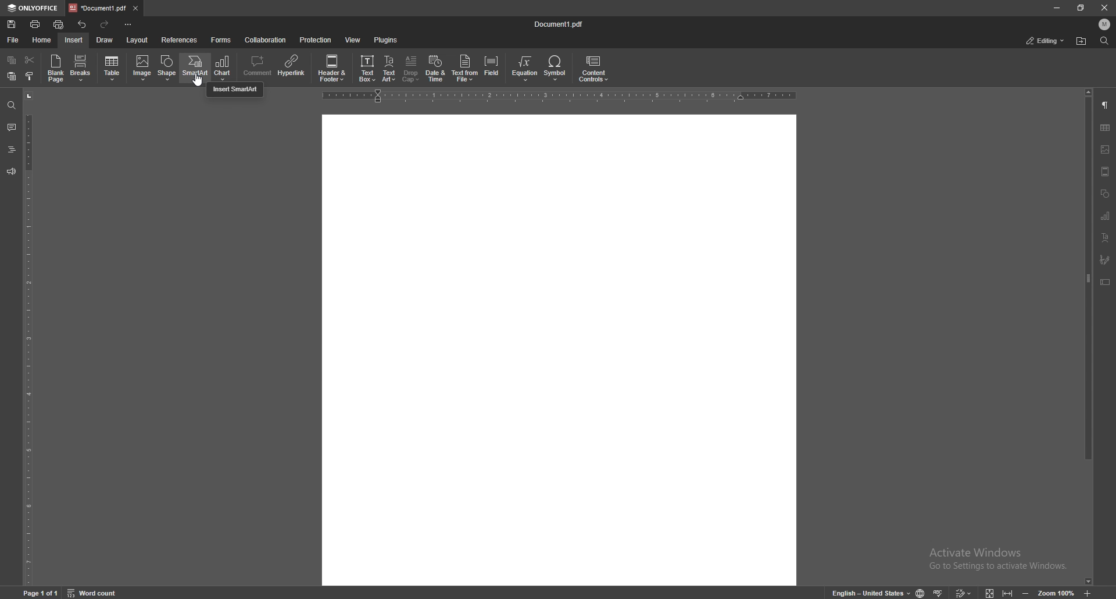  What do you see at coordinates (559, 351) in the screenshot?
I see `document` at bounding box center [559, 351].